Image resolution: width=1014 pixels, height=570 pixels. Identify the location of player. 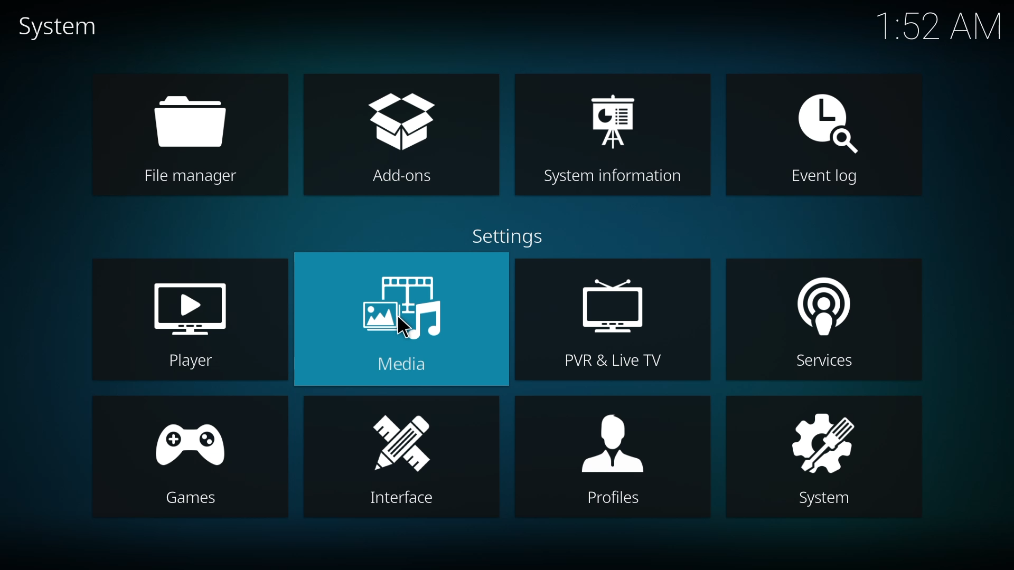
(190, 320).